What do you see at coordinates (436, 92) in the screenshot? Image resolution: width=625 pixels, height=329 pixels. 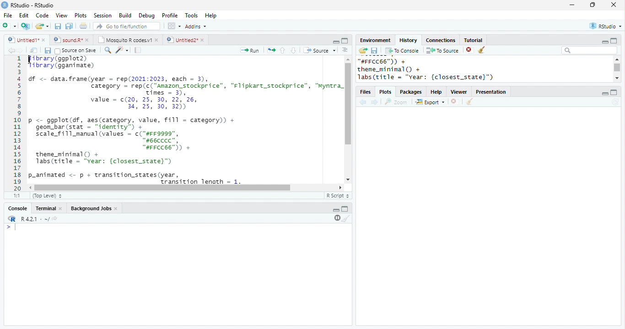 I see `Help` at bounding box center [436, 92].